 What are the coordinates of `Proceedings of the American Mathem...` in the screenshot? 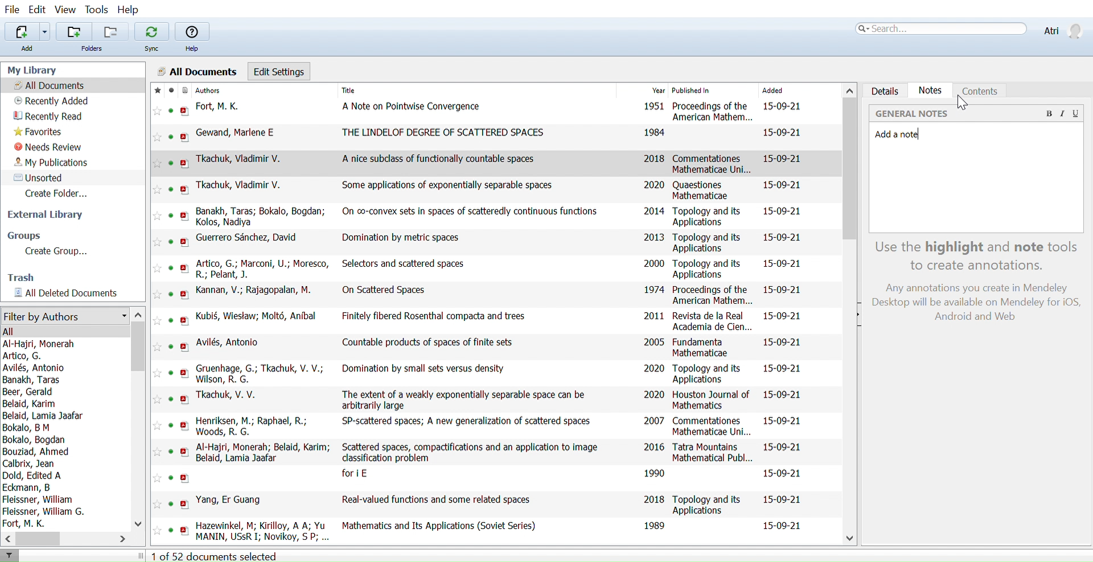 It's located at (713, 112).